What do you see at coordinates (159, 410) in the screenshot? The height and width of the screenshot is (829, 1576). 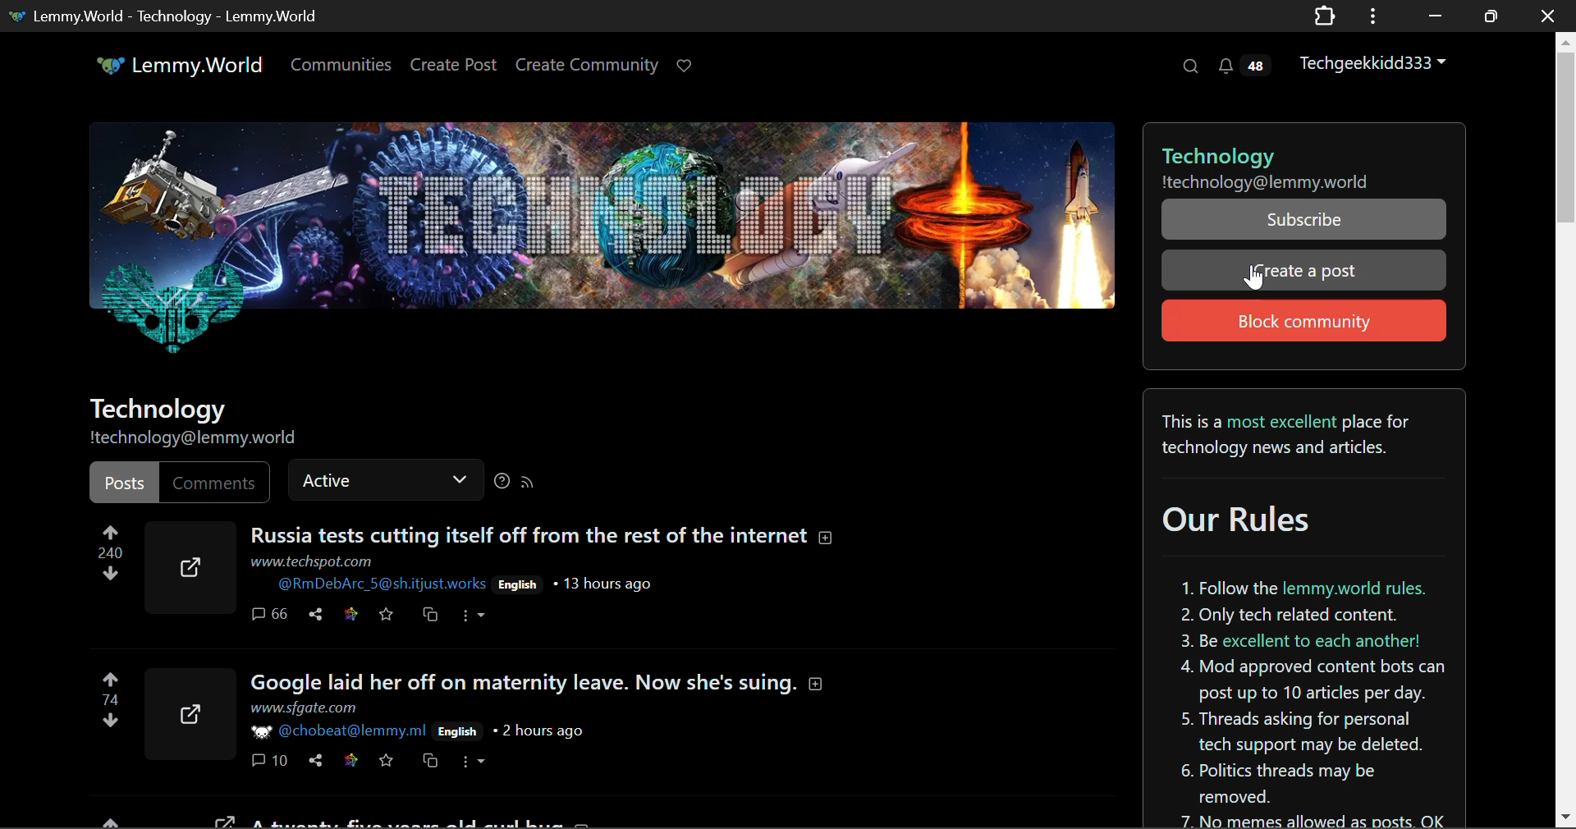 I see `Technology` at bounding box center [159, 410].